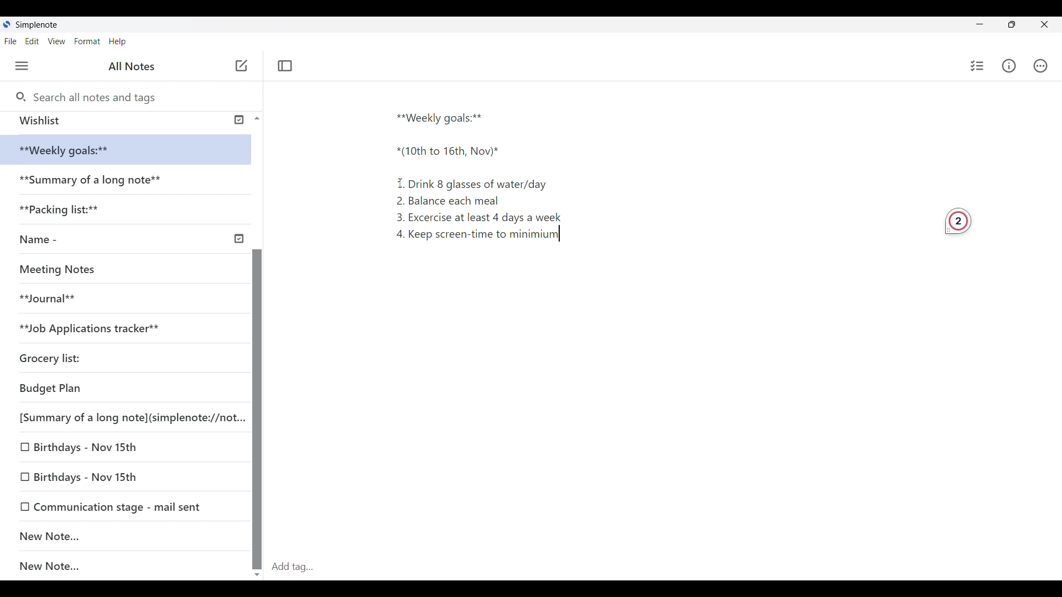 The width and height of the screenshot is (1062, 597). Describe the element at coordinates (258, 571) in the screenshot. I see `scroll down button` at that location.